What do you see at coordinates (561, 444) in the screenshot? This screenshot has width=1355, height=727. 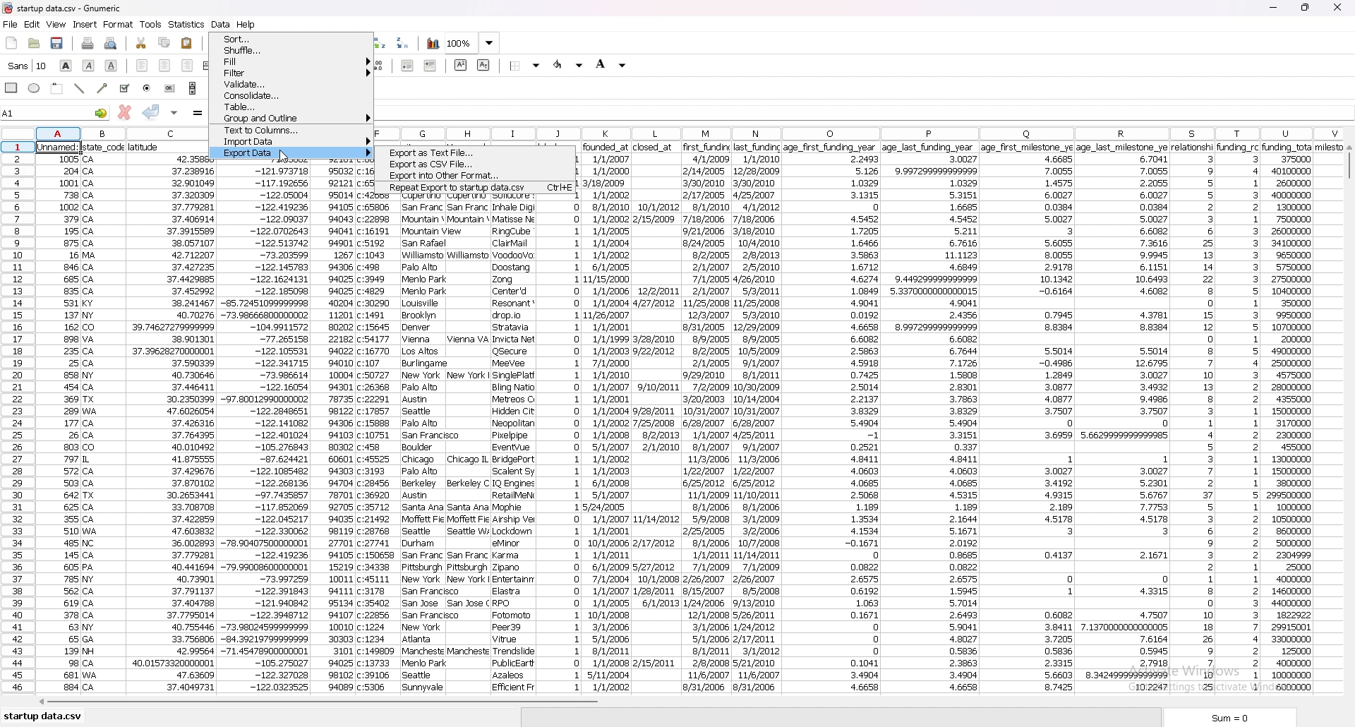 I see `data` at bounding box center [561, 444].